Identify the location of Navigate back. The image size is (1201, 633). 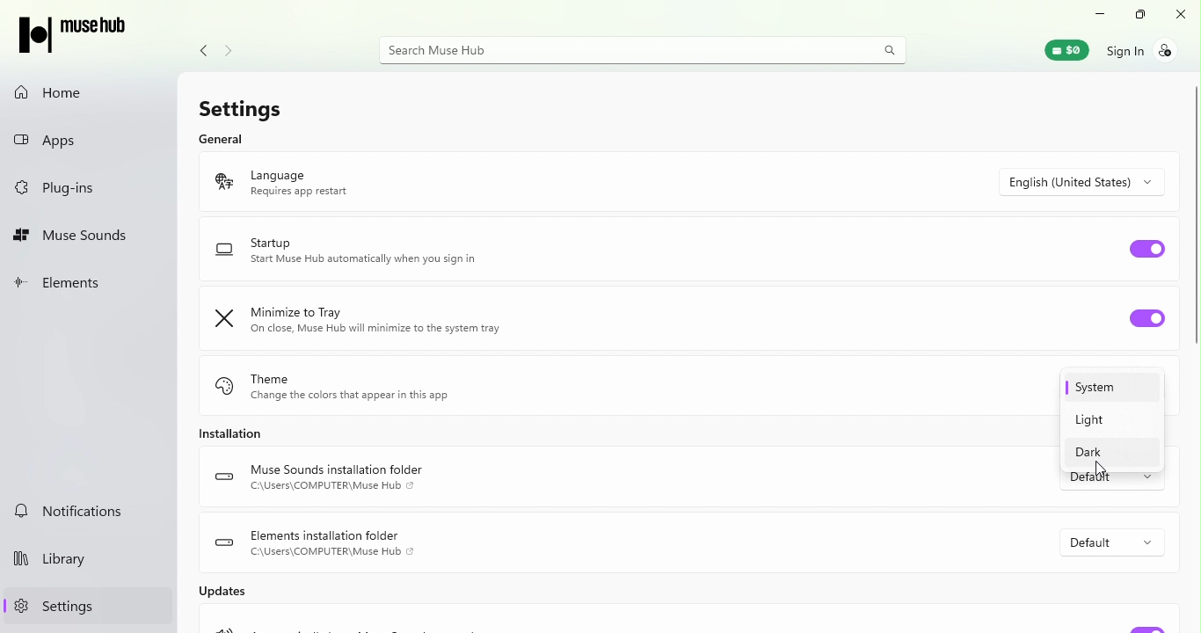
(199, 50).